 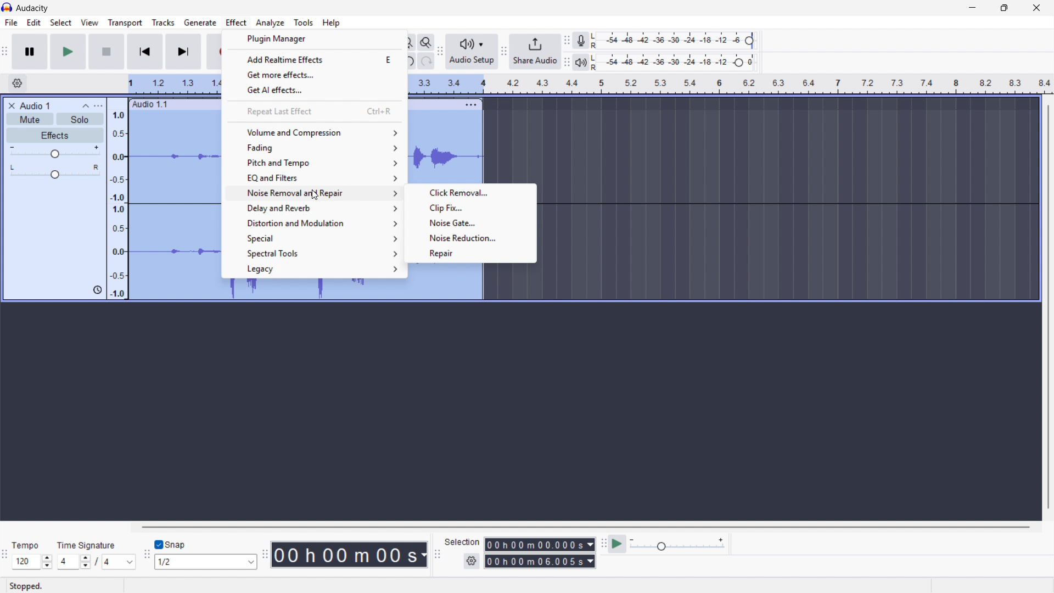 What do you see at coordinates (4, 53) in the screenshot?
I see `Transport toolbar ` at bounding box center [4, 53].